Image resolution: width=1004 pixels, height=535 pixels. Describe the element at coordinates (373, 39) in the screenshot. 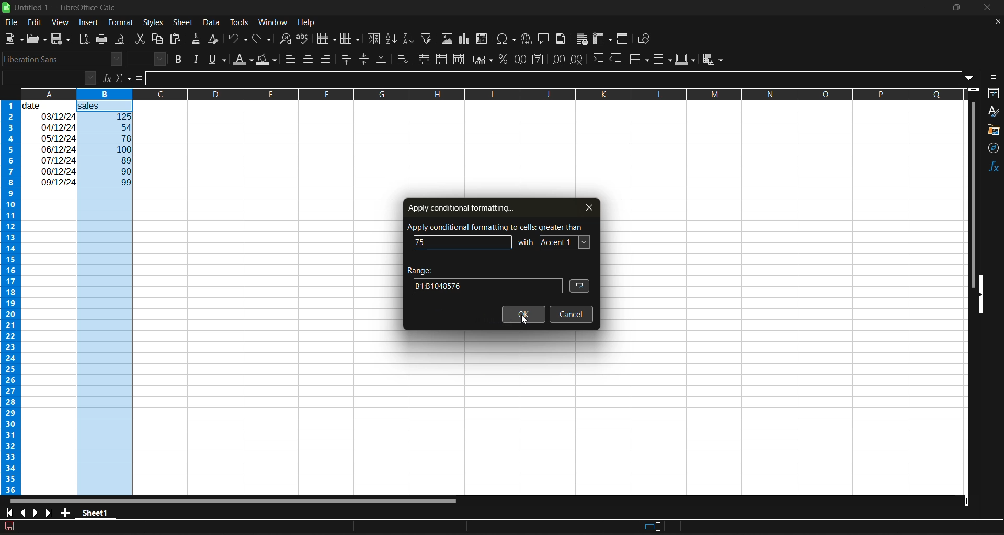

I see `sort` at that location.